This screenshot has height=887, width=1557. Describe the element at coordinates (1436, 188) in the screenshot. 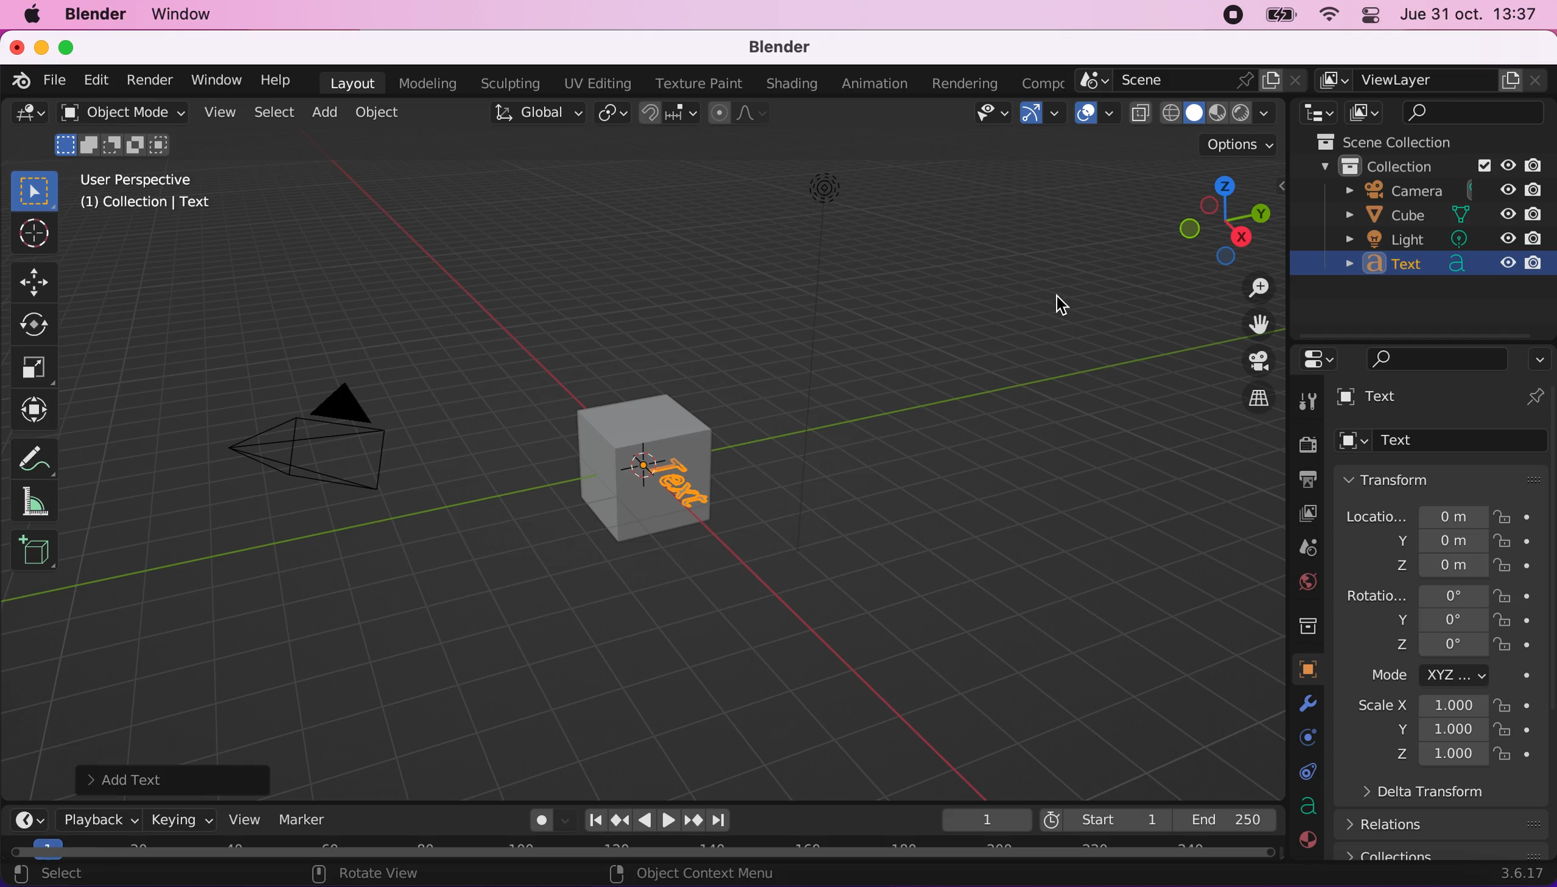

I see `camera` at that location.